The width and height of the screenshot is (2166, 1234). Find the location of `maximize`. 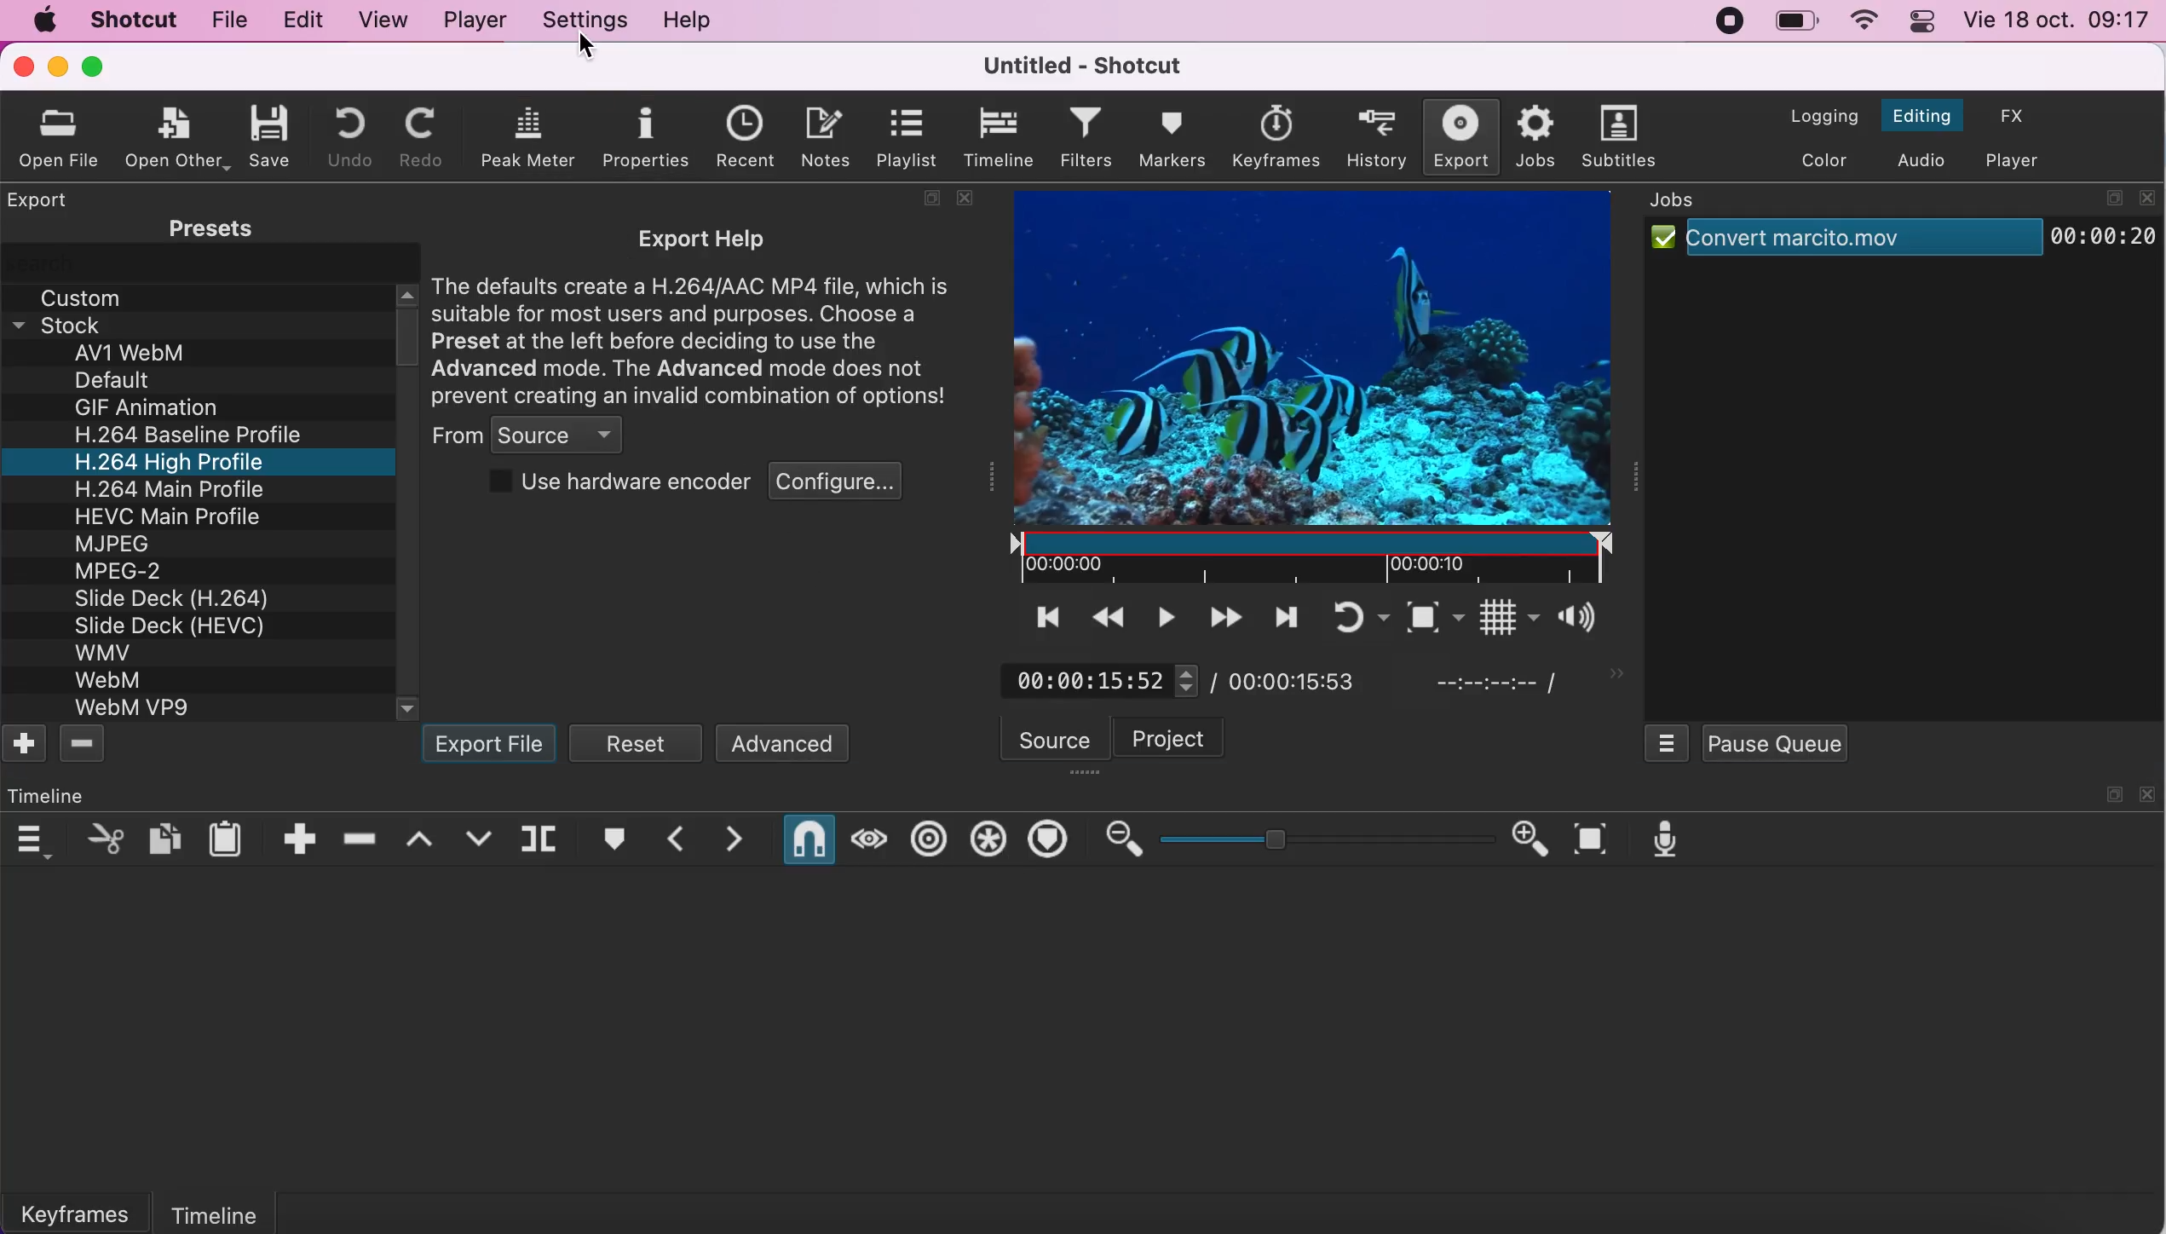

maximize is located at coordinates (2111, 197).